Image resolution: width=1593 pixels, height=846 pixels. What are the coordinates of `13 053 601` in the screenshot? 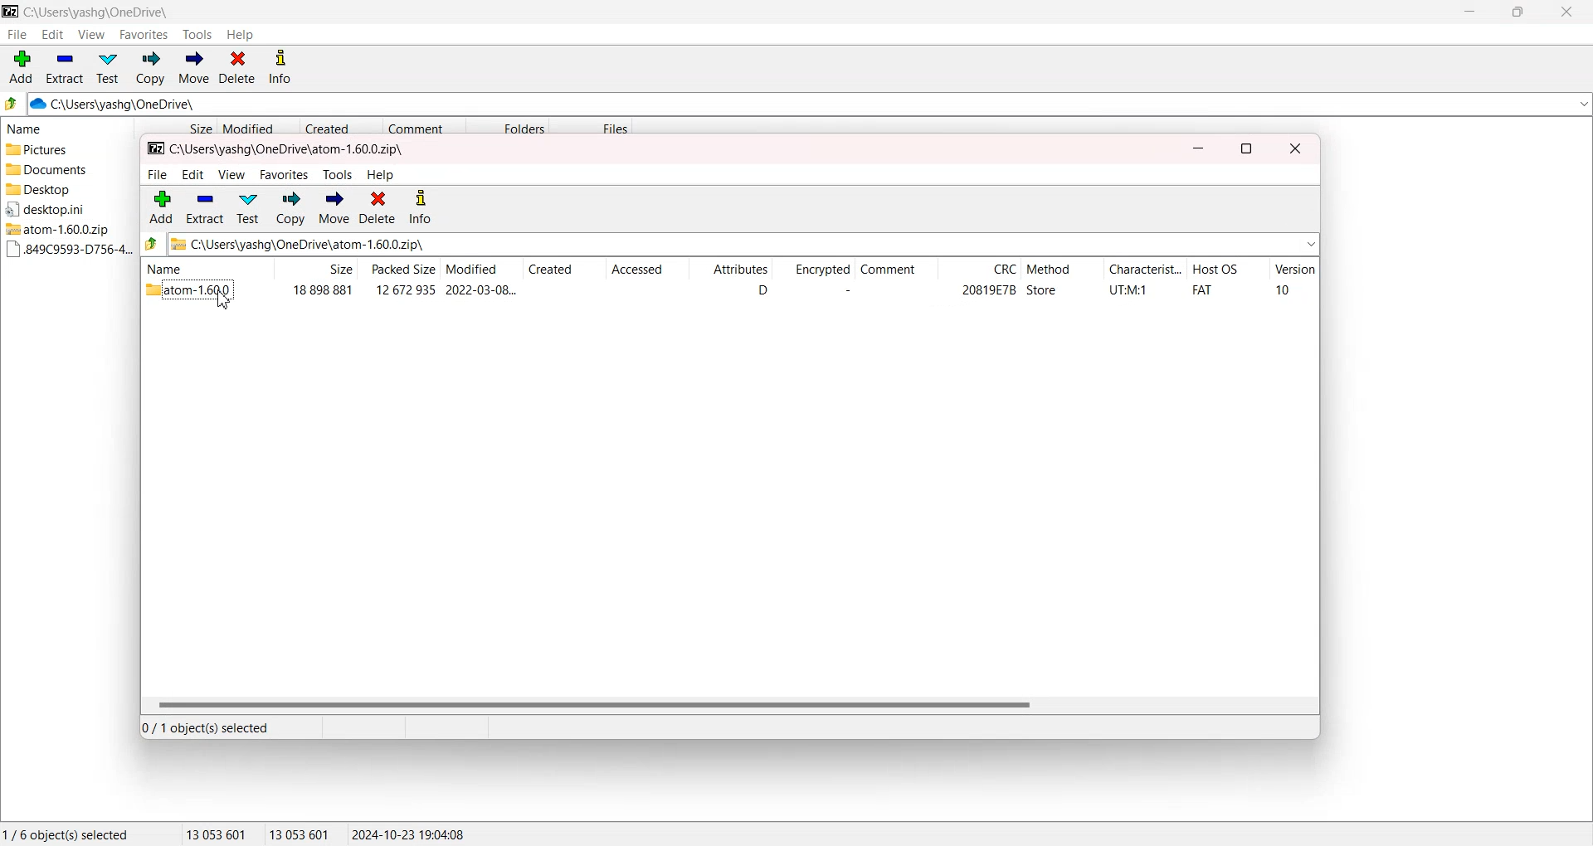 It's located at (217, 834).